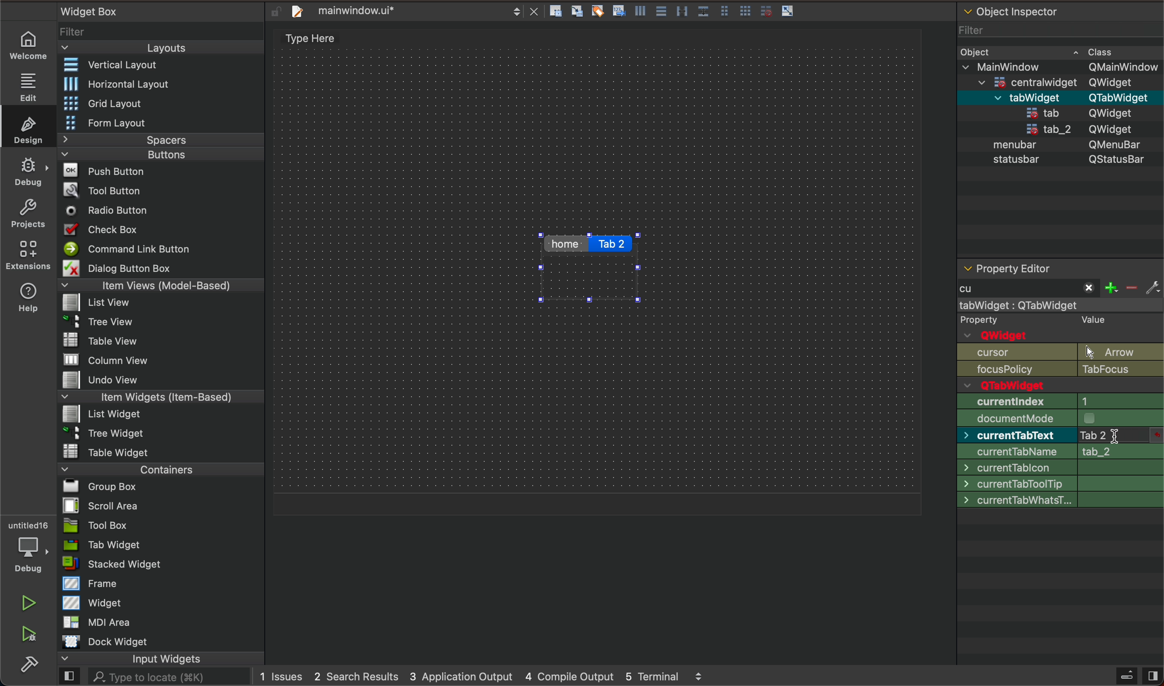  I want to click on qobject, so click(1058, 327).